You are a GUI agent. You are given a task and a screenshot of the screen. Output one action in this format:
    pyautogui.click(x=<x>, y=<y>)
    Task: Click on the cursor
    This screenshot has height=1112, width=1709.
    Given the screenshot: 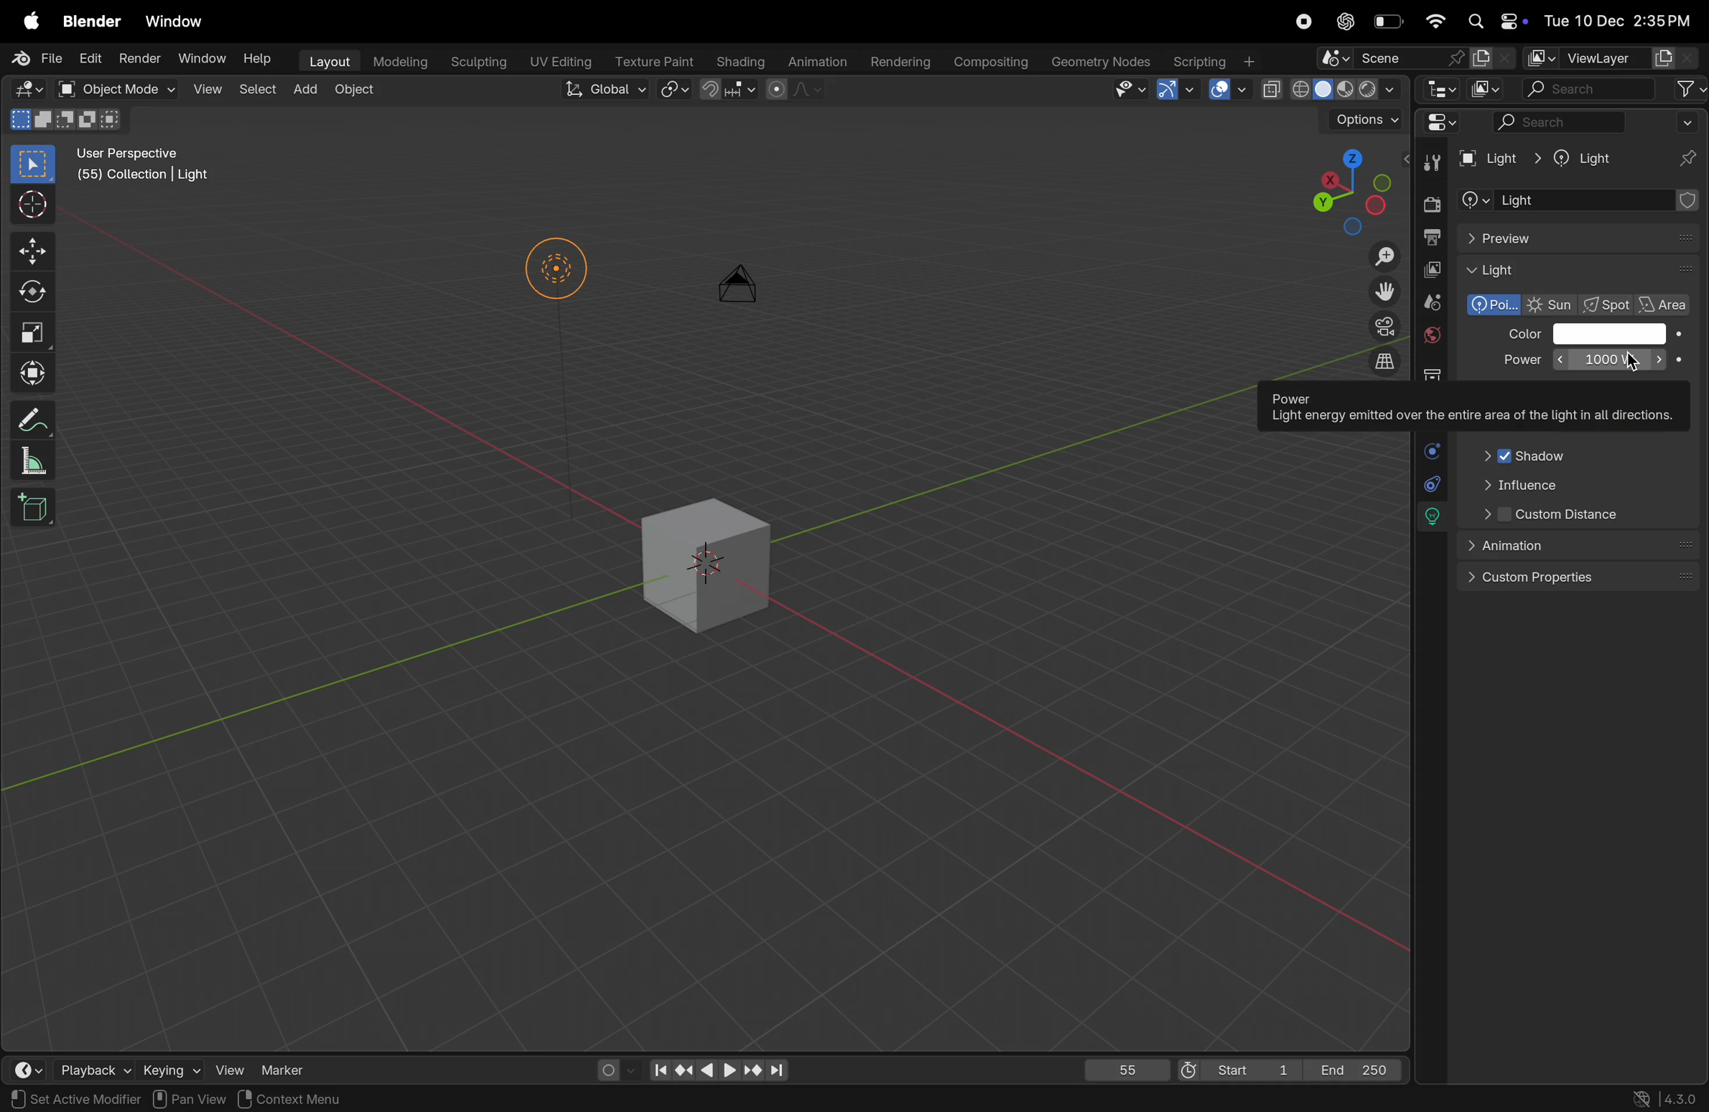 What is the action you would take?
    pyautogui.click(x=34, y=204)
    